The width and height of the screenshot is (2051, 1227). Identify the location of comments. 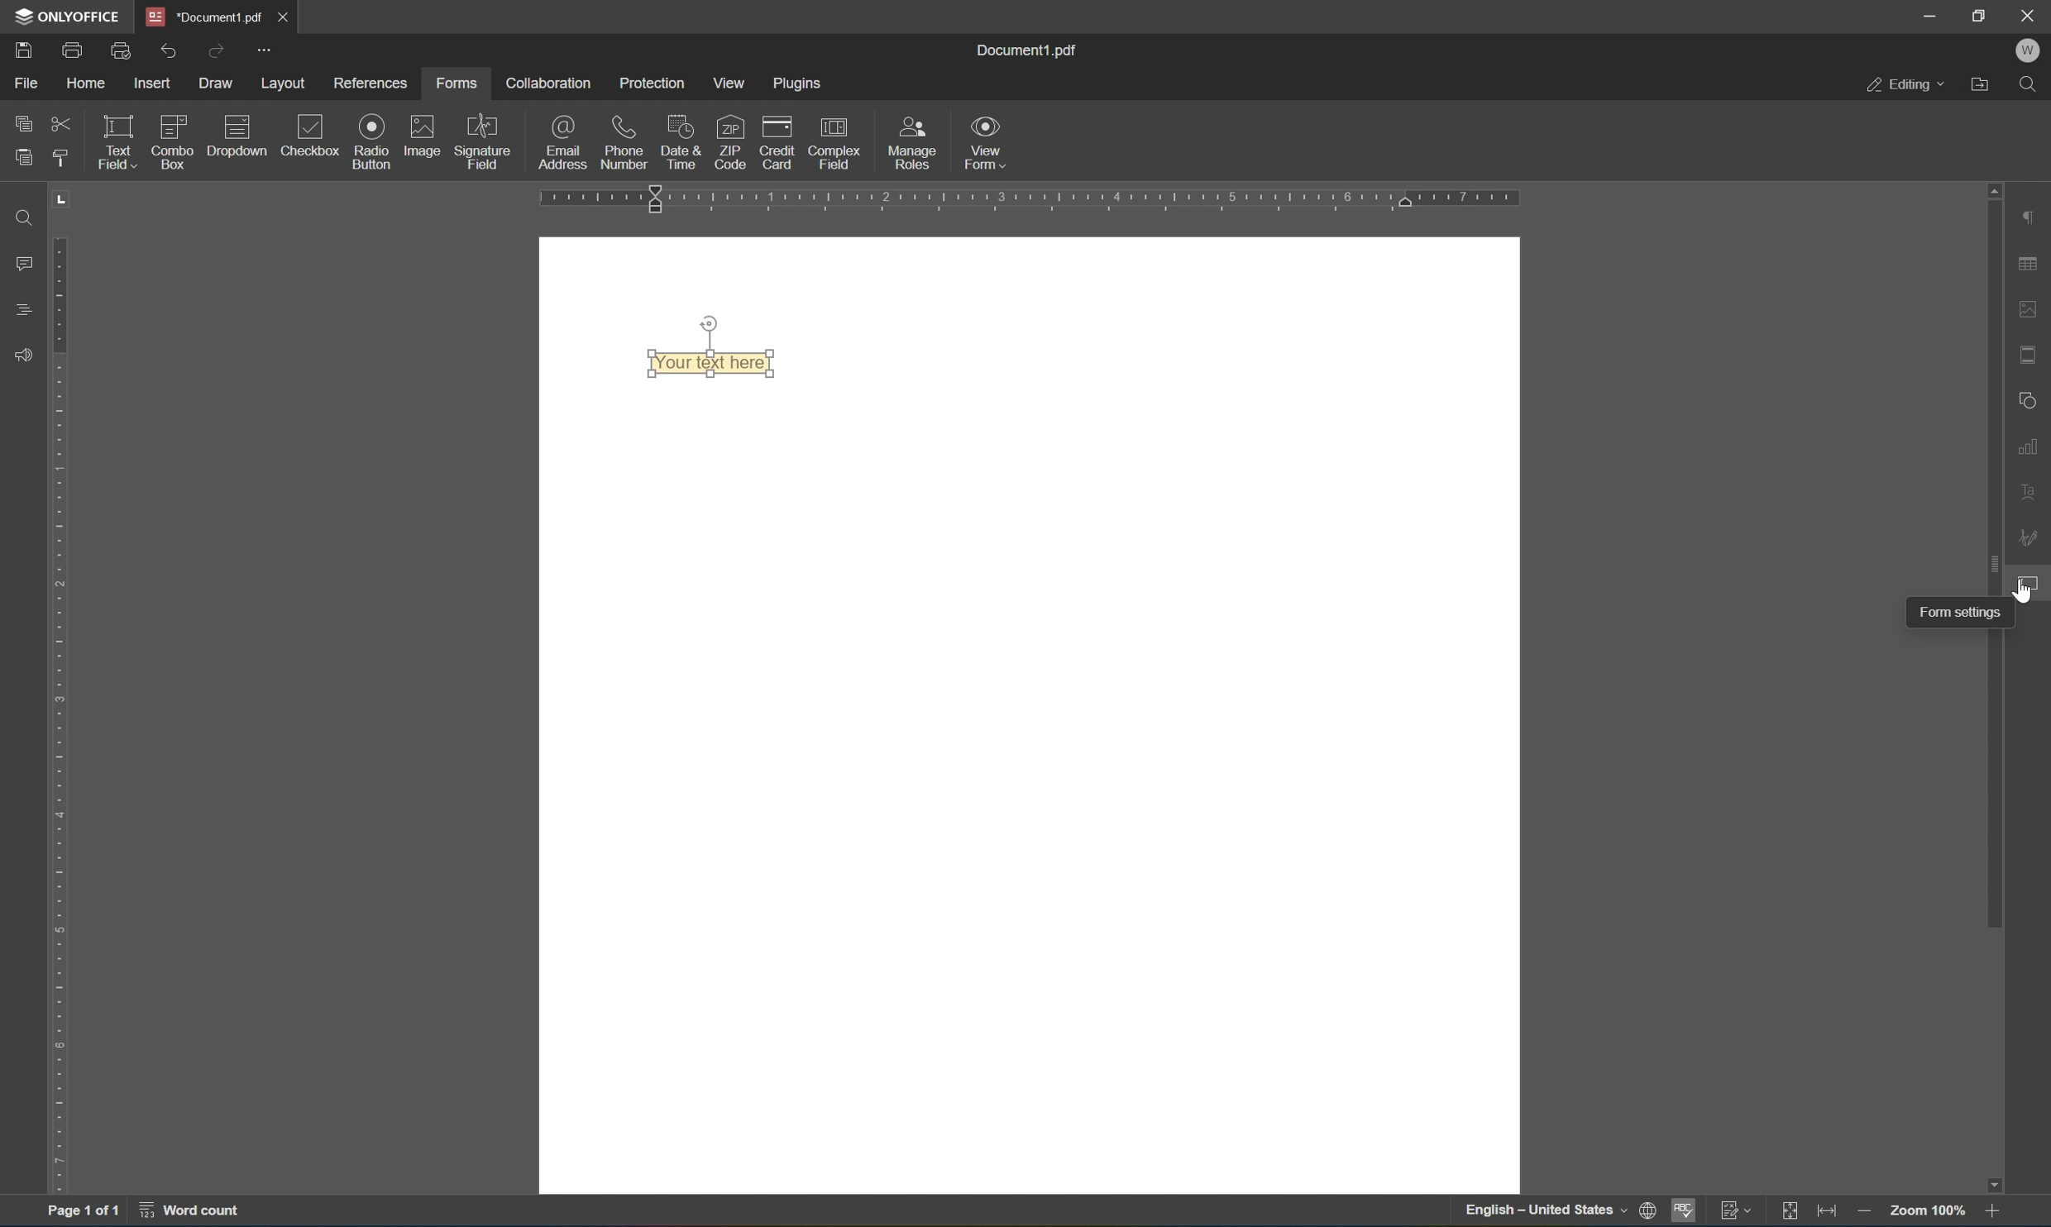
(19, 265).